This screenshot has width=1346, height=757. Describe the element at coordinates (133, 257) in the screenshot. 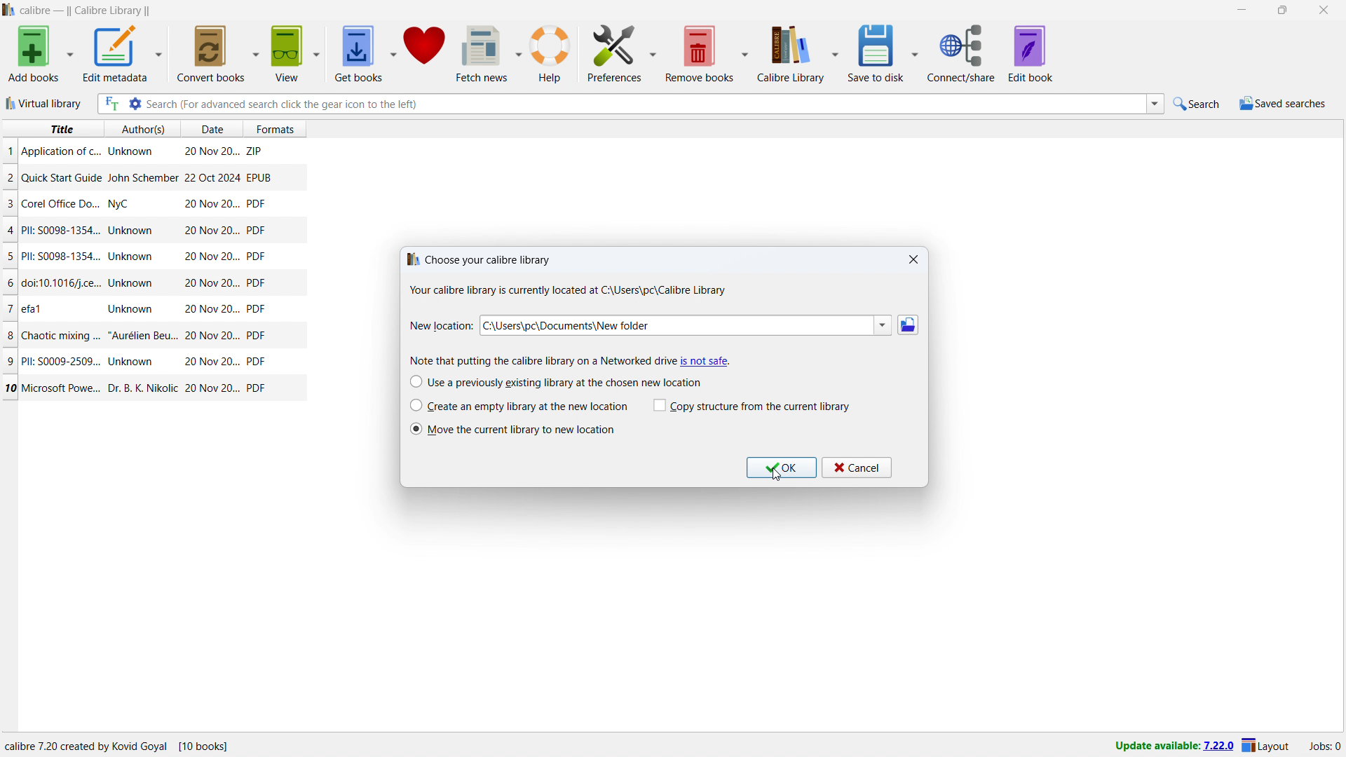

I see `Author` at that location.